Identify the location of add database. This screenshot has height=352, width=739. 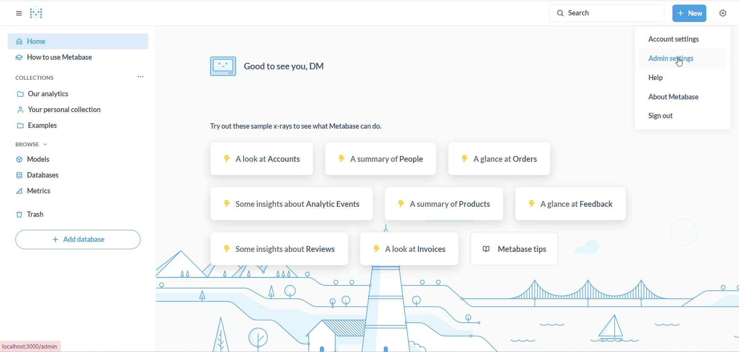
(79, 240).